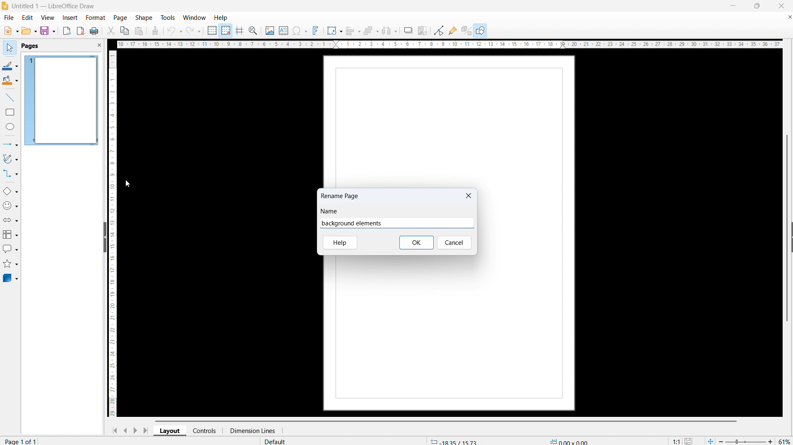 The image size is (793, 445). What do you see at coordinates (156, 30) in the screenshot?
I see `clone formatting` at bounding box center [156, 30].